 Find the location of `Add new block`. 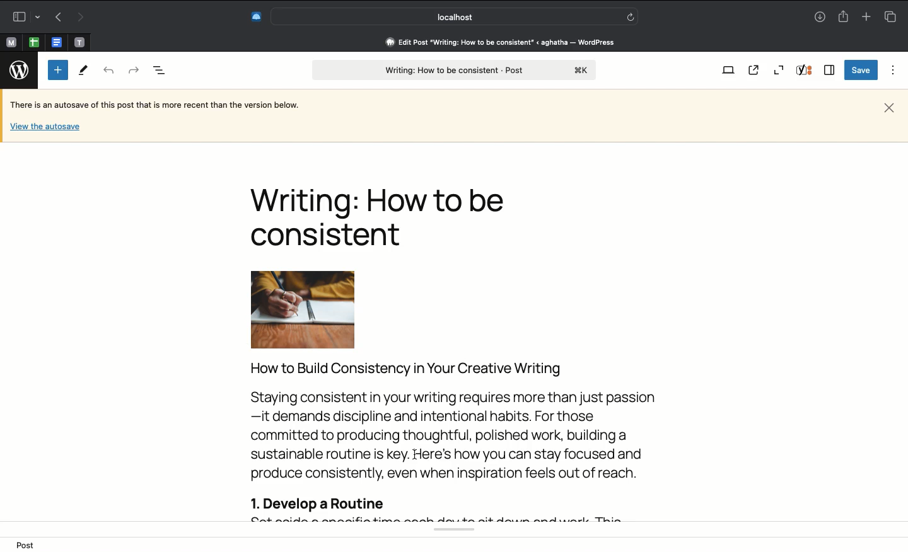

Add new block is located at coordinates (58, 70).